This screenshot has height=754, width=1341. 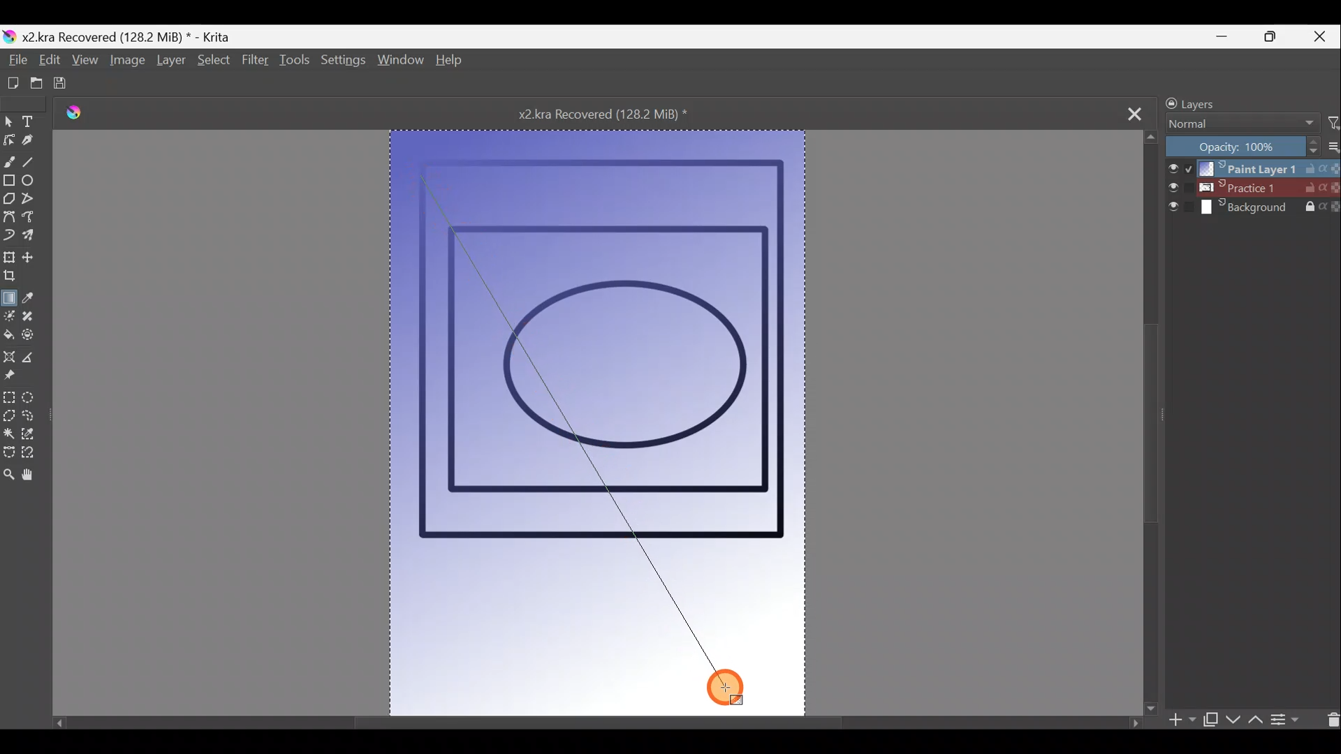 What do you see at coordinates (1329, 718) in the screenshot?
I see `Delete layer/mask` at bounding box center [1329, 718].